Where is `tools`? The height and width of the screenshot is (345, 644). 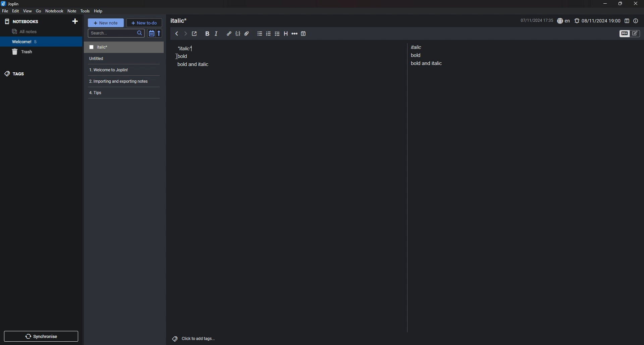 tools is located at coordinates (85, 11).